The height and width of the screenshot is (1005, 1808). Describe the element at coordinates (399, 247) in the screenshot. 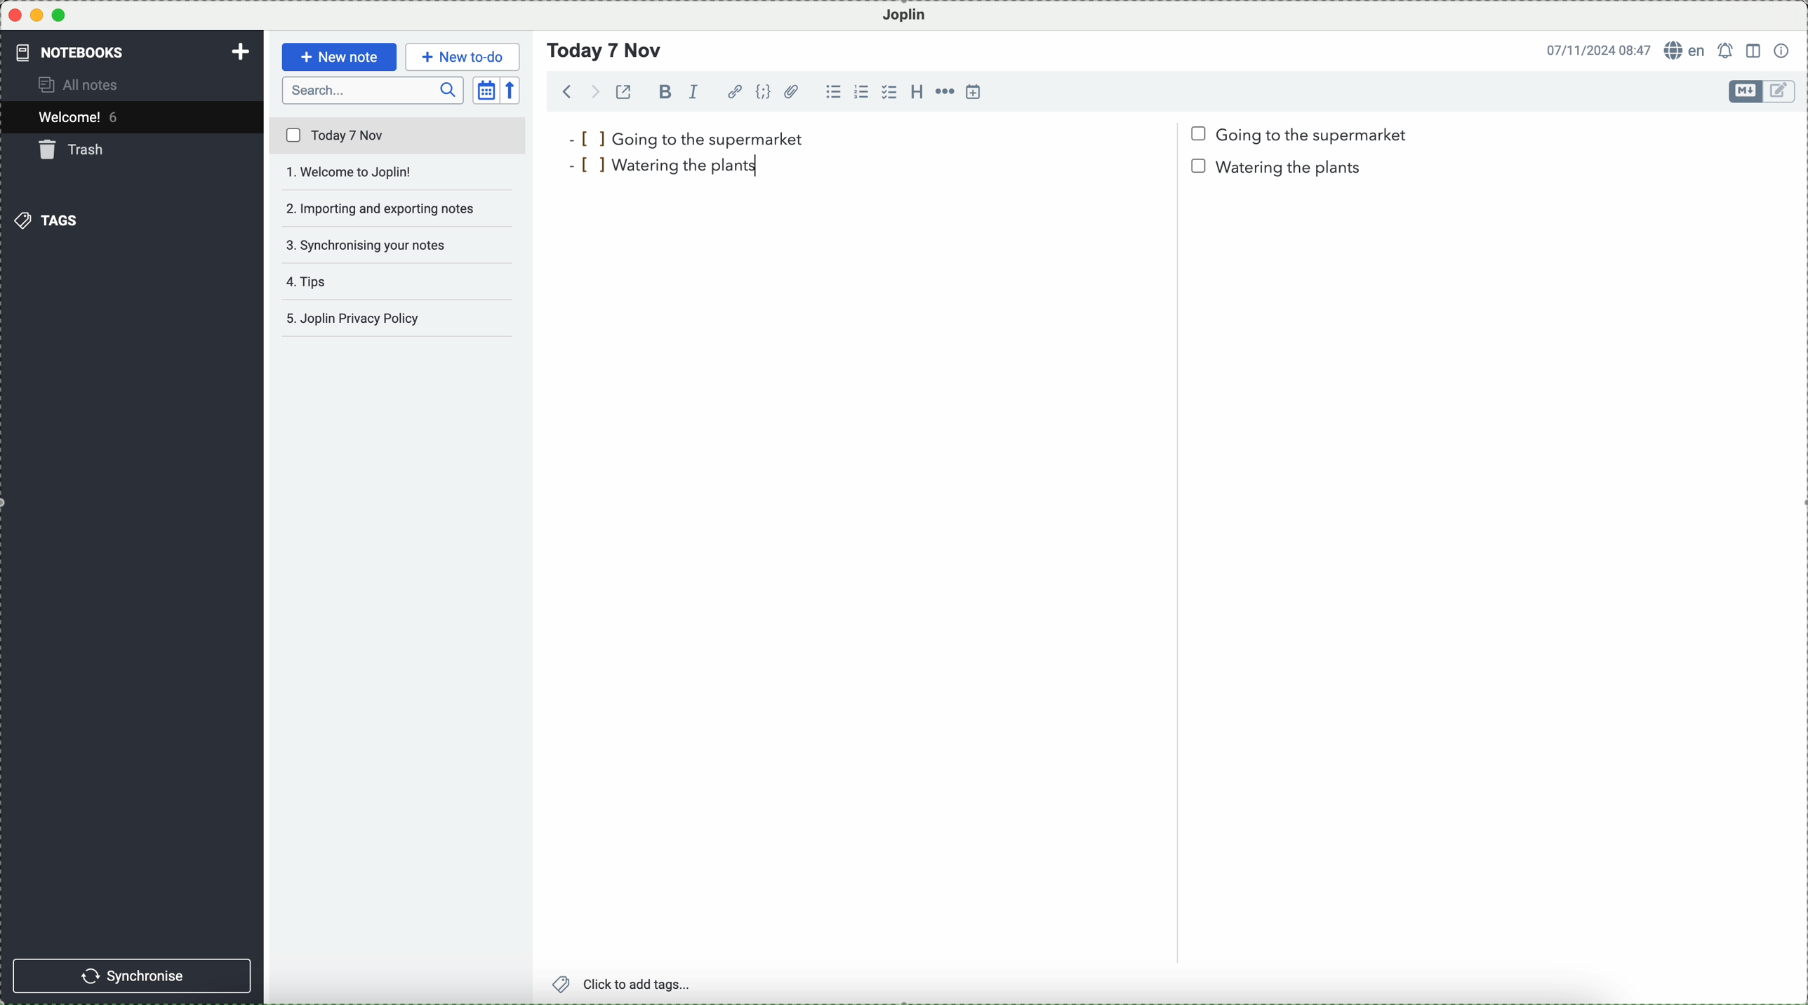

I see `synchronising your notes` at that location.